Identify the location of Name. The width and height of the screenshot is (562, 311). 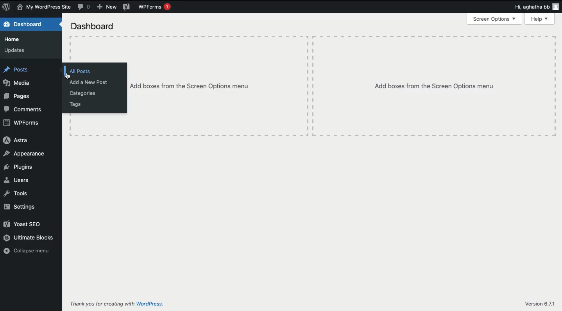
(45, 7).